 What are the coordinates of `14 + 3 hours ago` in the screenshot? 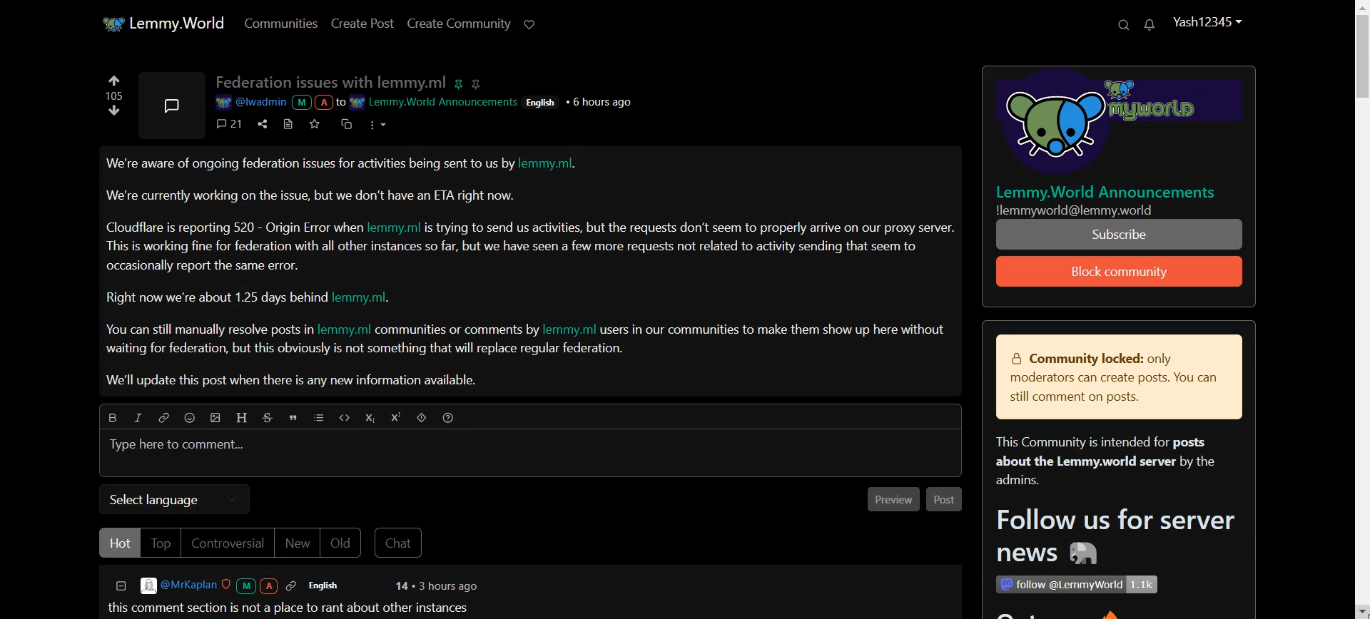 It's located at (430, 586).